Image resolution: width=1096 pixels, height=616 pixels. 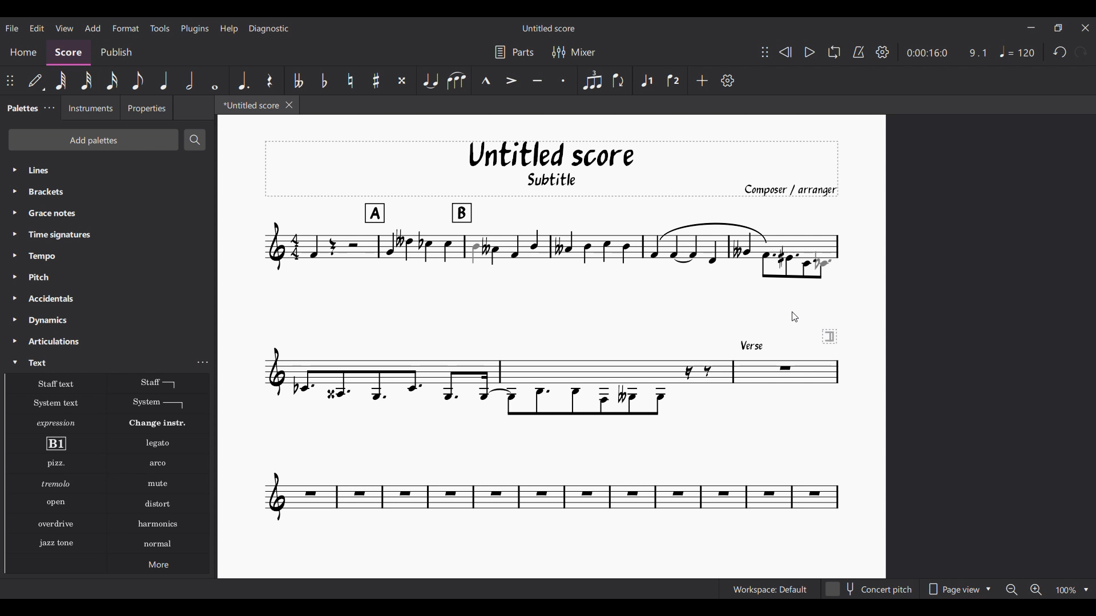 What do you see at coordinates (108, 321) in the screenshot?
I see `Dynamics` at bounding box center [108, 321].